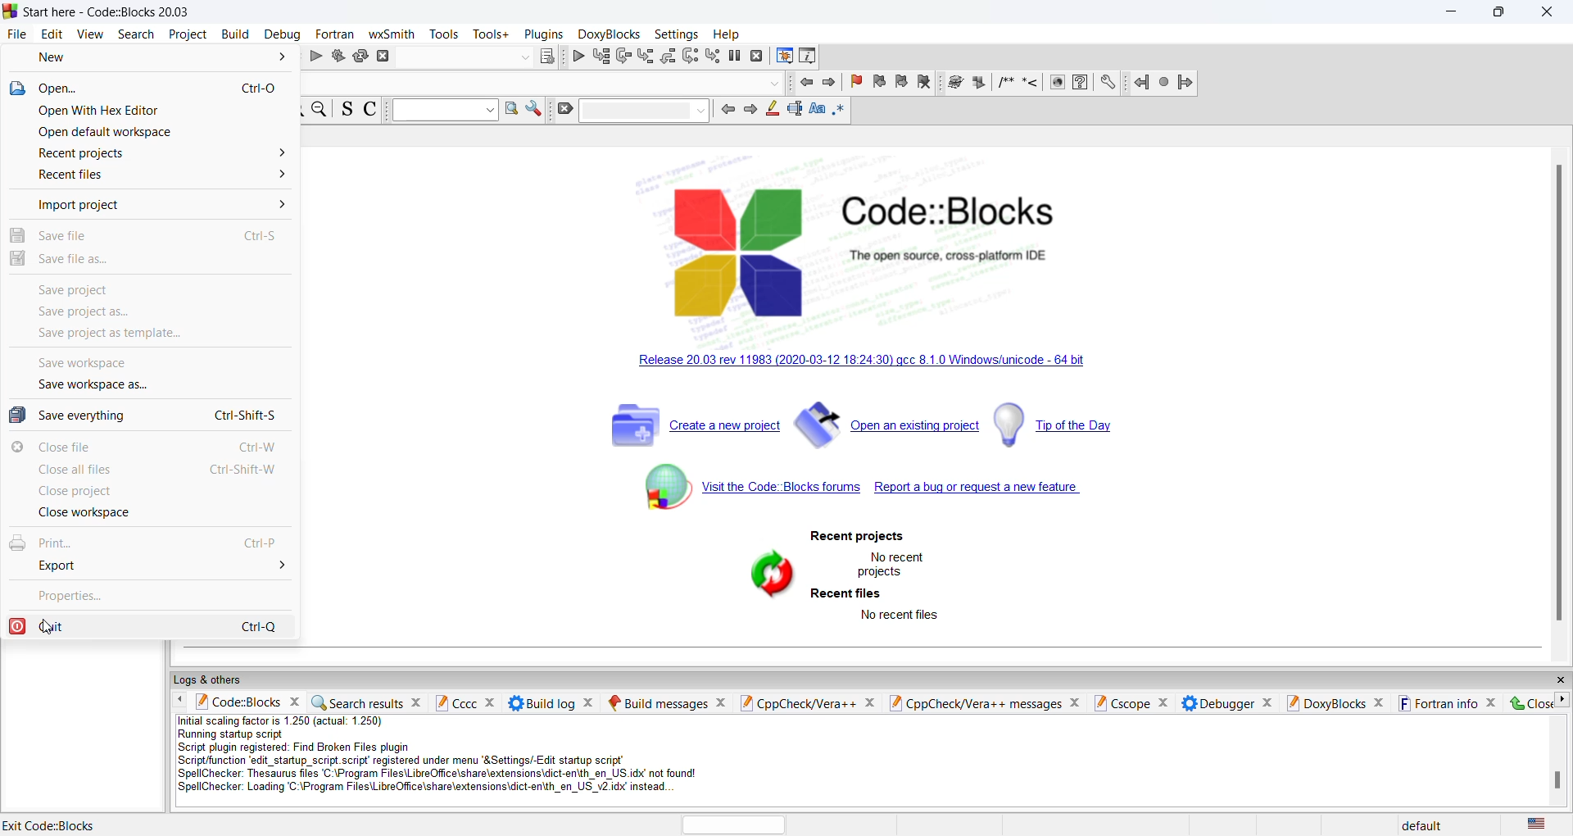 This screenshot has height=836, width=1573. What do you see at coordinates (1005, 84) in the screenshot?
I see `multiline comment` at bounding box center [1005, 84].